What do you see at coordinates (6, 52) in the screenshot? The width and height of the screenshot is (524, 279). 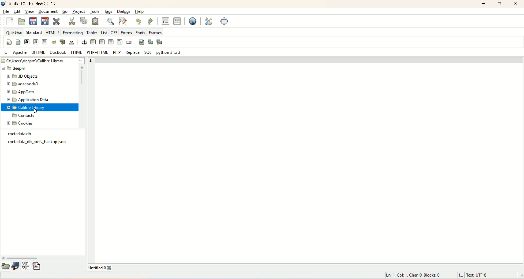 I see `C` at bounding box center [6, 52].